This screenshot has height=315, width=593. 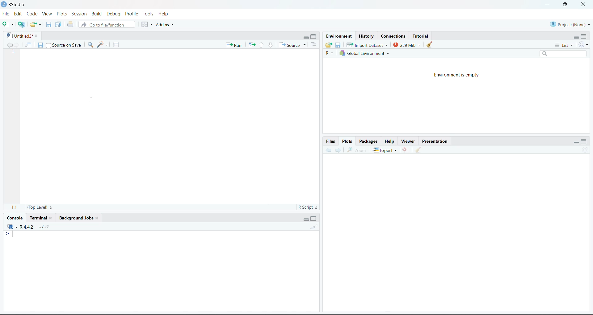 I want to click on Refresh the list of objects in the environment, so click(x=585, y=46).